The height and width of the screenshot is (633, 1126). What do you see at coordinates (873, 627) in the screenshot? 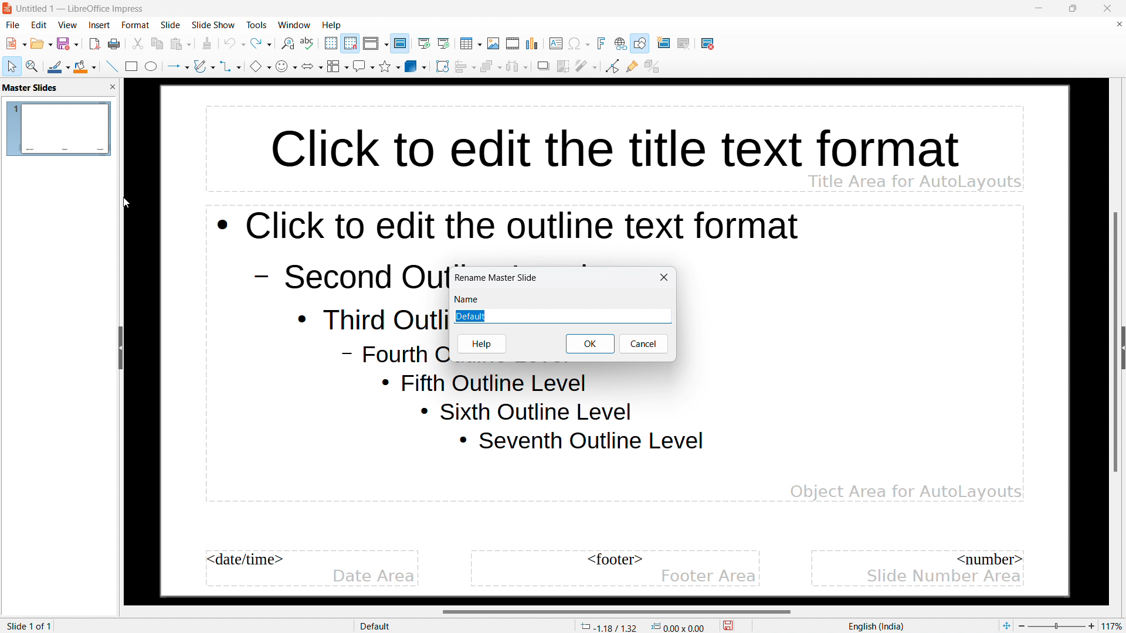
I see `English(India)` at bounding box center [873, 627].